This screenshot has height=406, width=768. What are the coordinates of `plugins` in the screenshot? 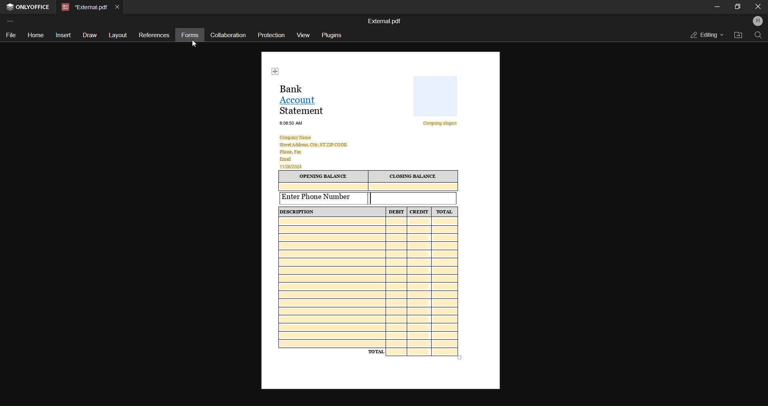 It's located at (332, 36).